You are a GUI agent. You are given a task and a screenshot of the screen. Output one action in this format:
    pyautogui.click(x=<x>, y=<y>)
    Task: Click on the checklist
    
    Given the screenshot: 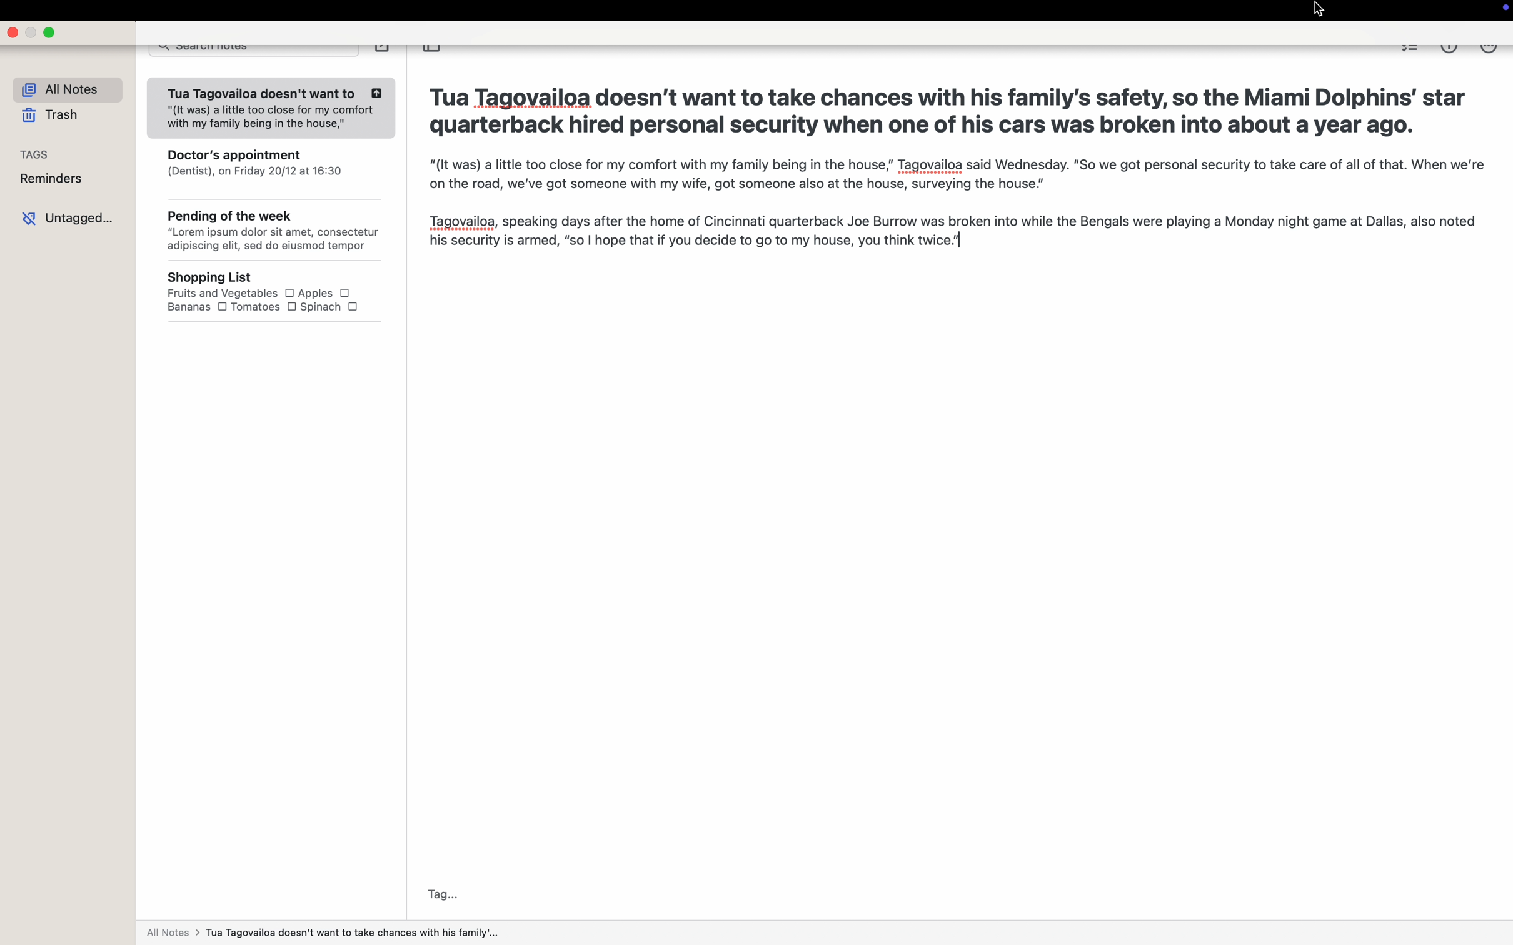 What is the action you would take?
    pyautogui.click(x=1408, y=47)
    